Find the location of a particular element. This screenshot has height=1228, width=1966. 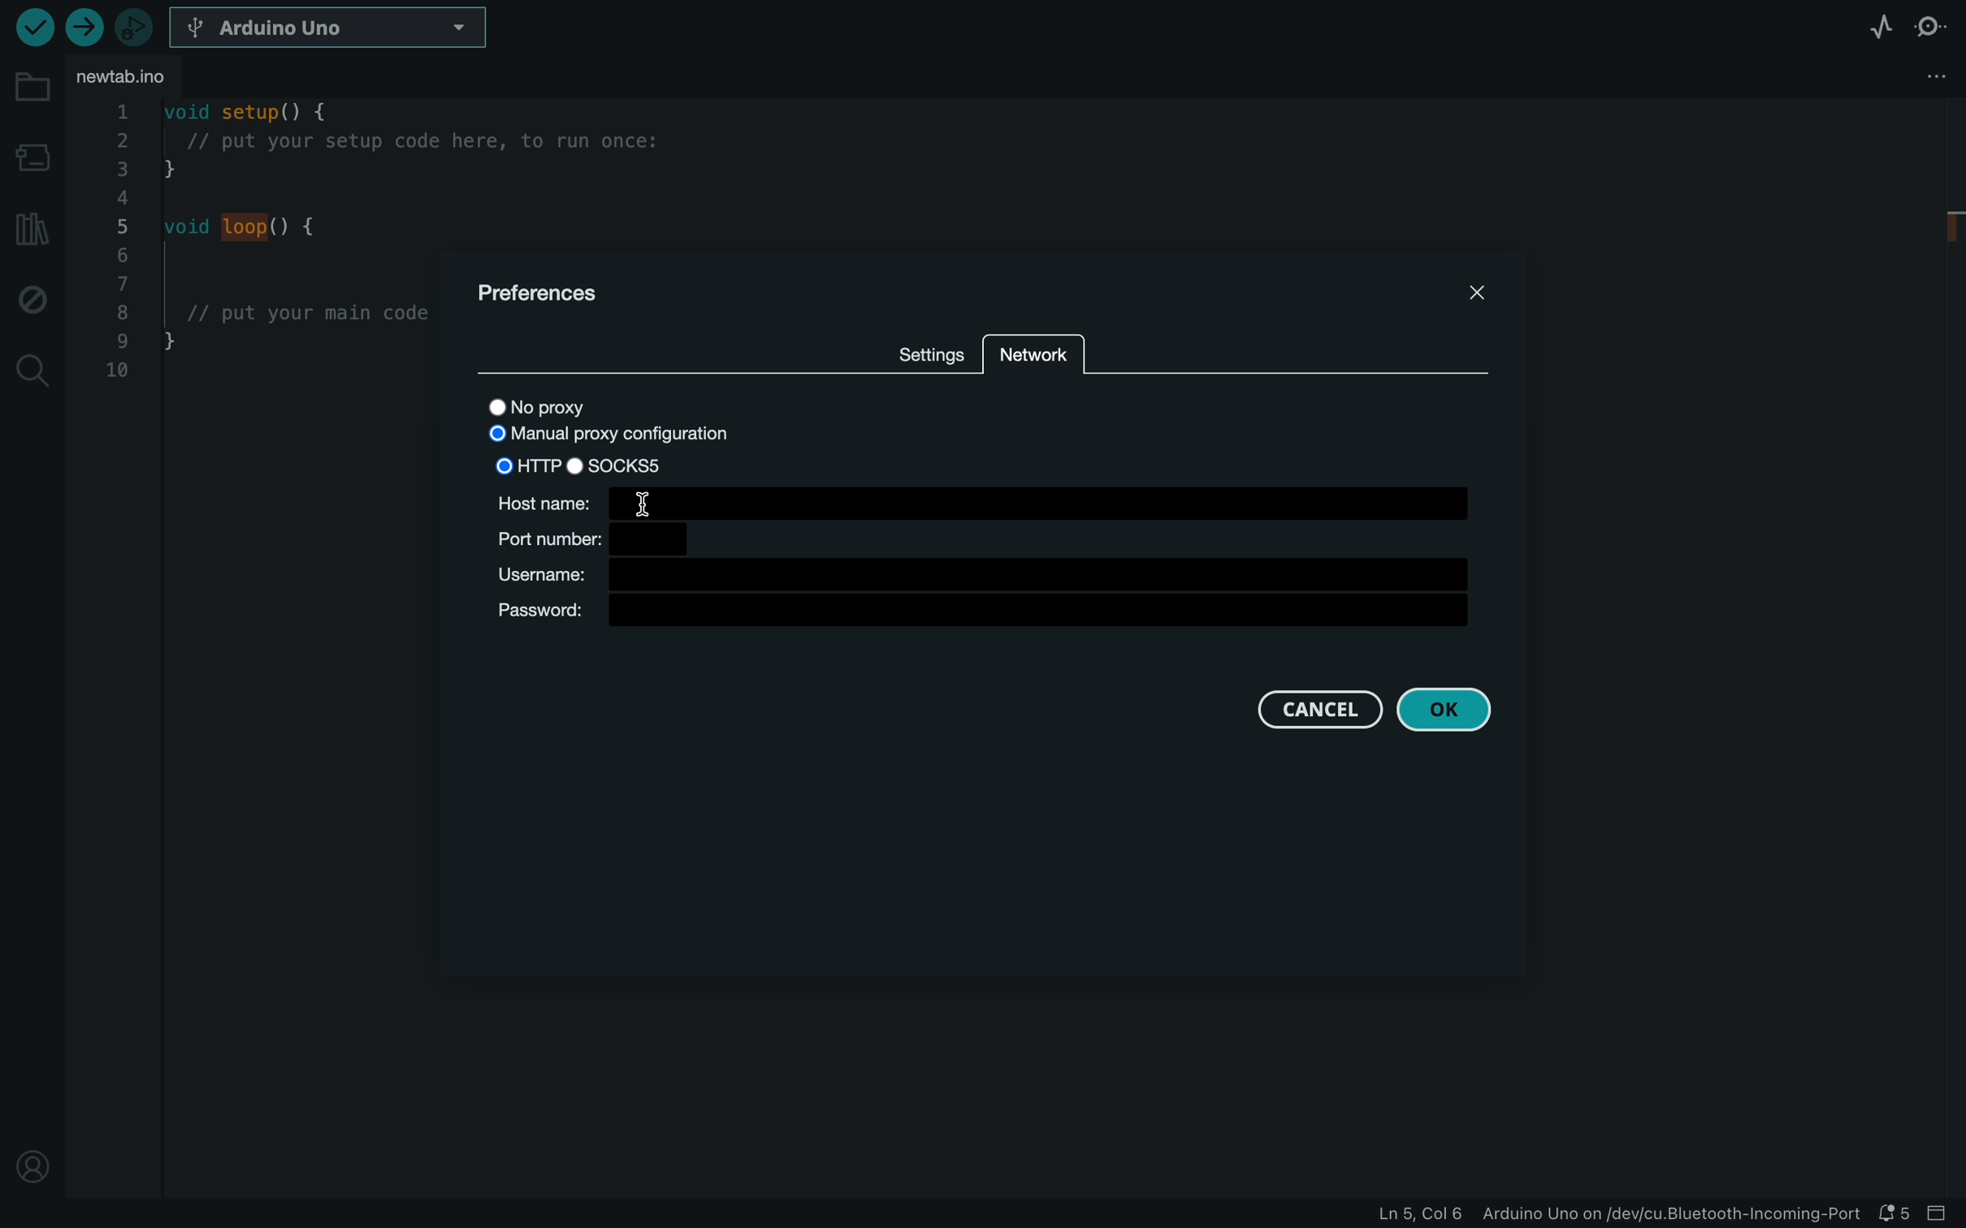

notification is located at coordinates (1896, 1213).